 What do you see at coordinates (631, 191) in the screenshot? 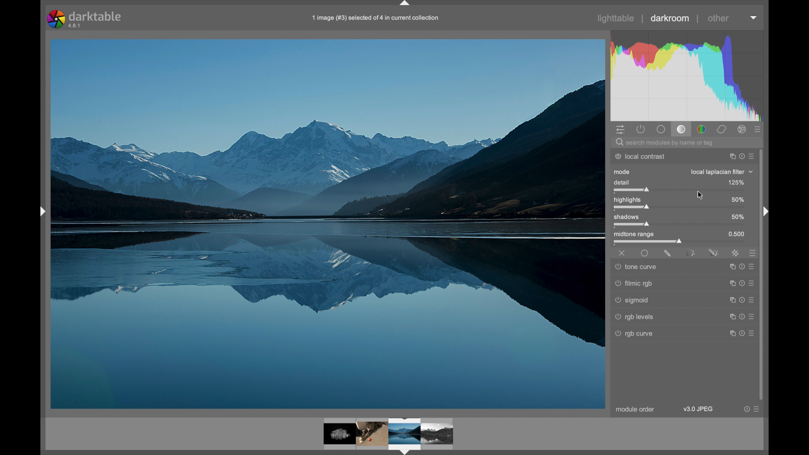
I see `slider` at bounding box center [631, 191].